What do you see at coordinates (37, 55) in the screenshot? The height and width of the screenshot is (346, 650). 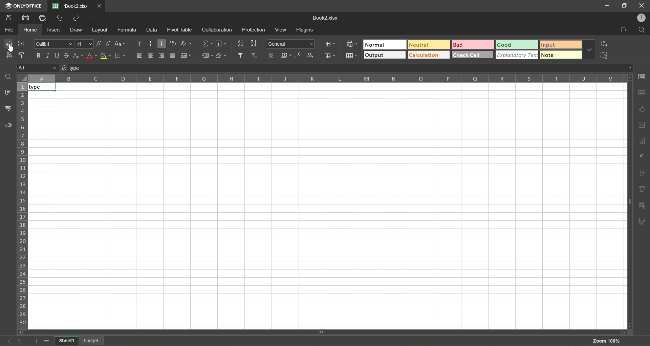 I see `bold` at bounding box center [37, 55].